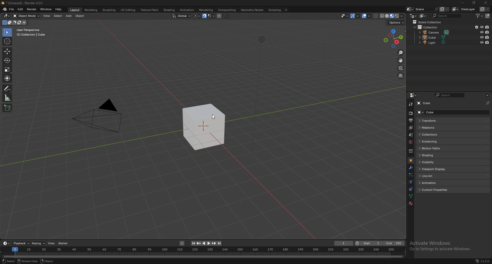 The width and height of the screenshot is (492, 264). Describe the element at coordinates (9, 261) in the screenshot. I see `select` at that location.